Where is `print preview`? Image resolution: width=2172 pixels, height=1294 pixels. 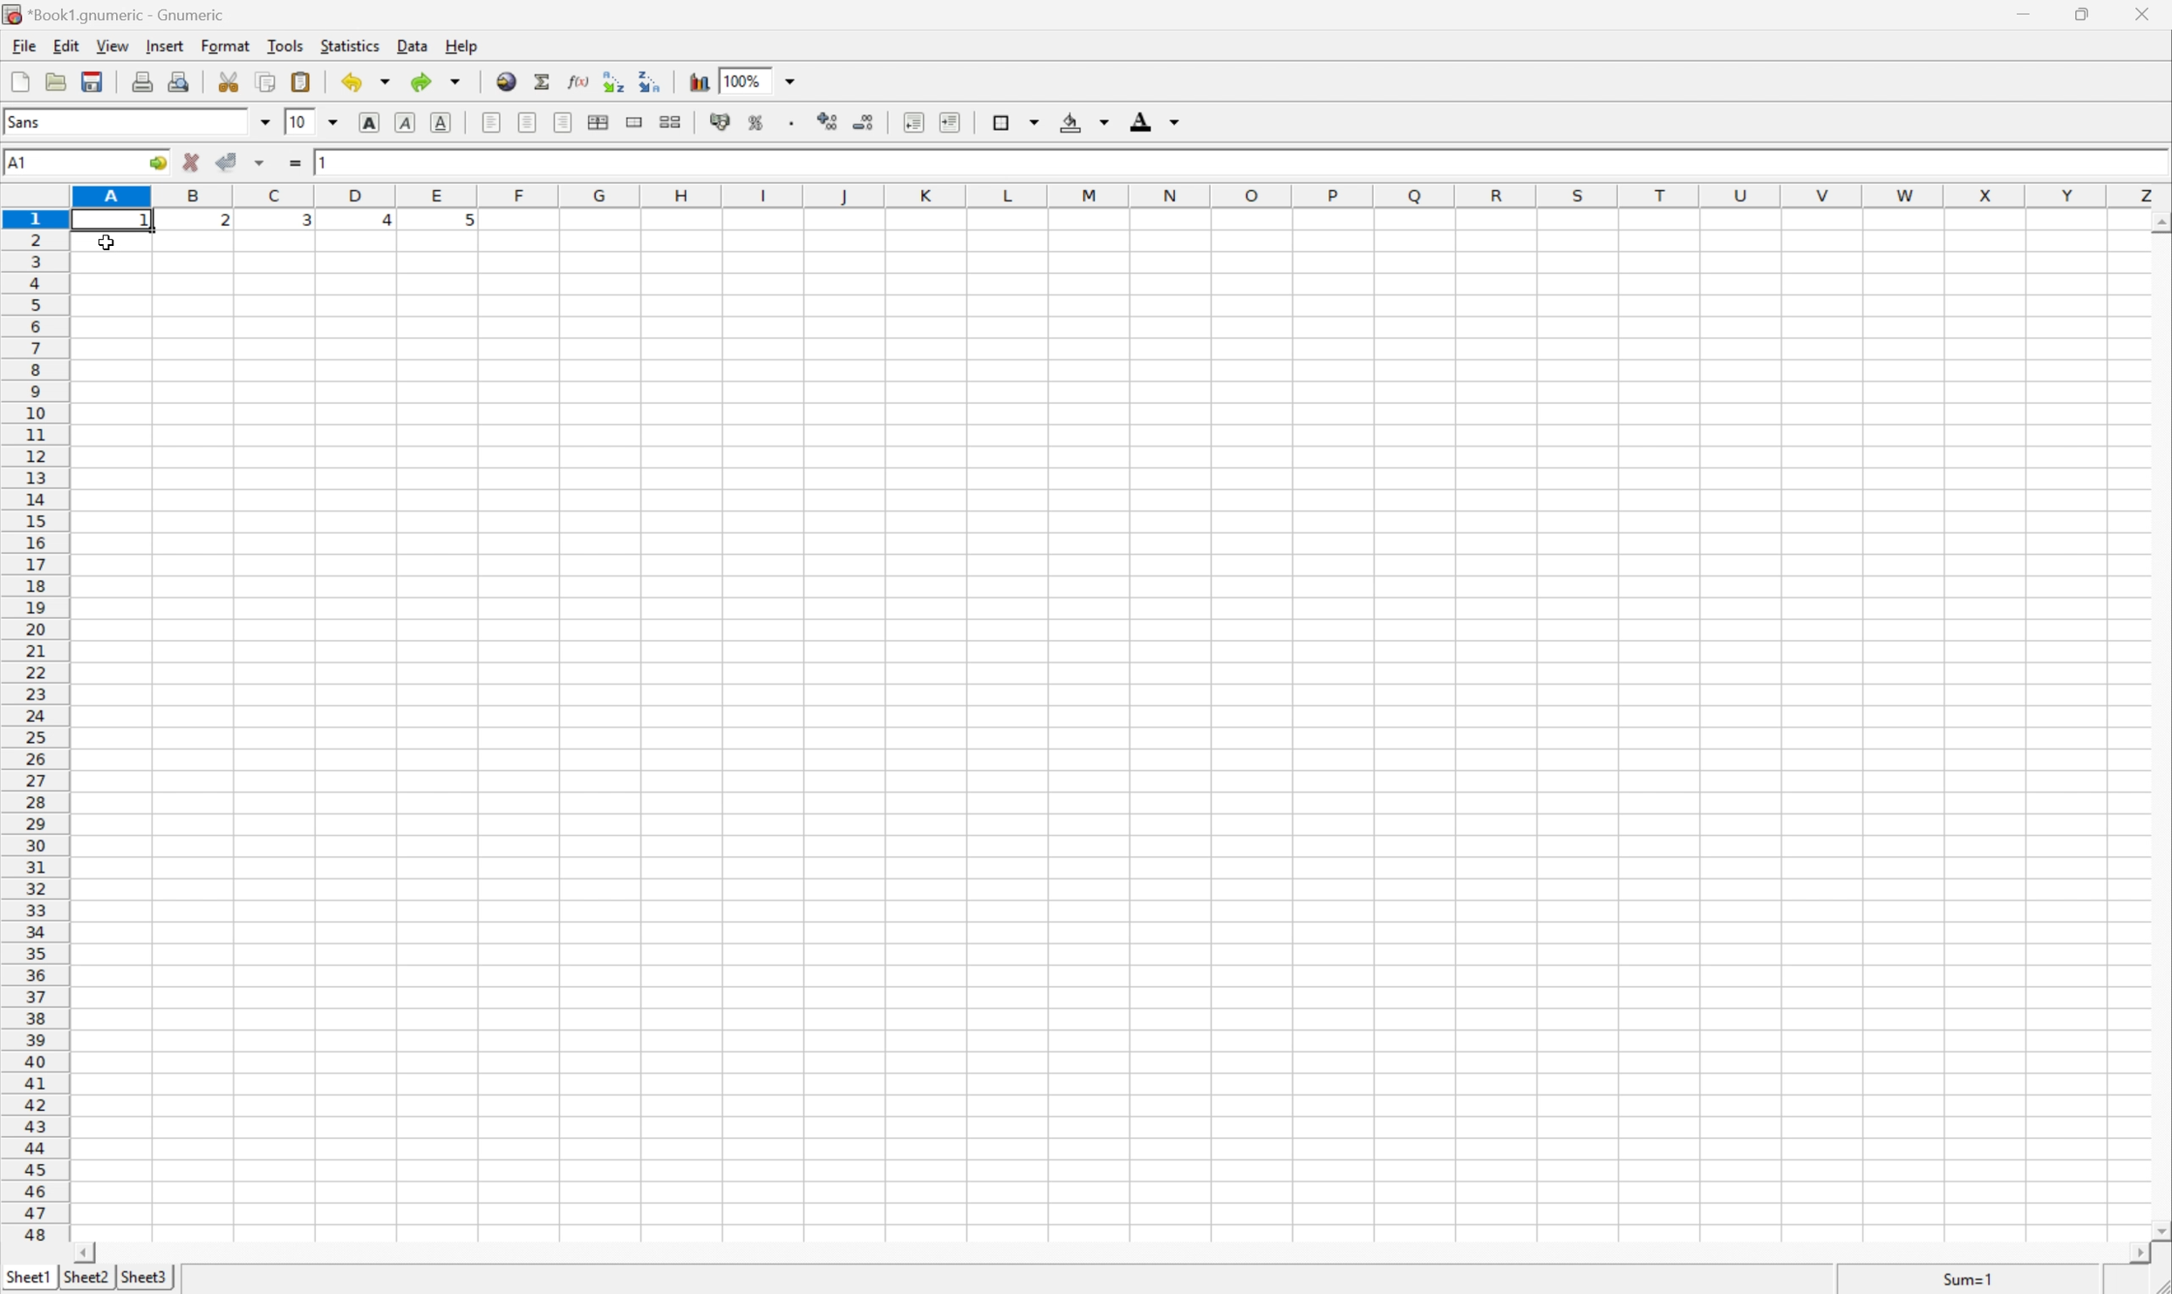
print preview is located at coordinates (181, 79).